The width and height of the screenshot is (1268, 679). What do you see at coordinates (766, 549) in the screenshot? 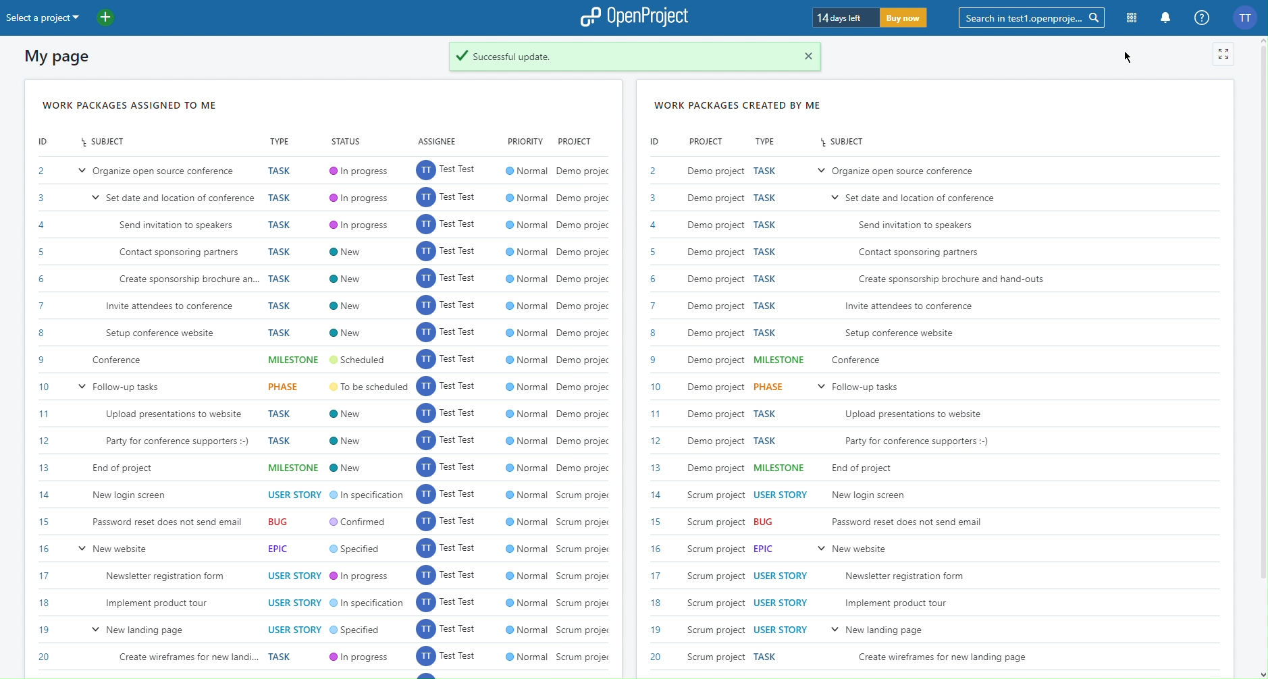
I see `Epic` at bounding box center [766, 549].